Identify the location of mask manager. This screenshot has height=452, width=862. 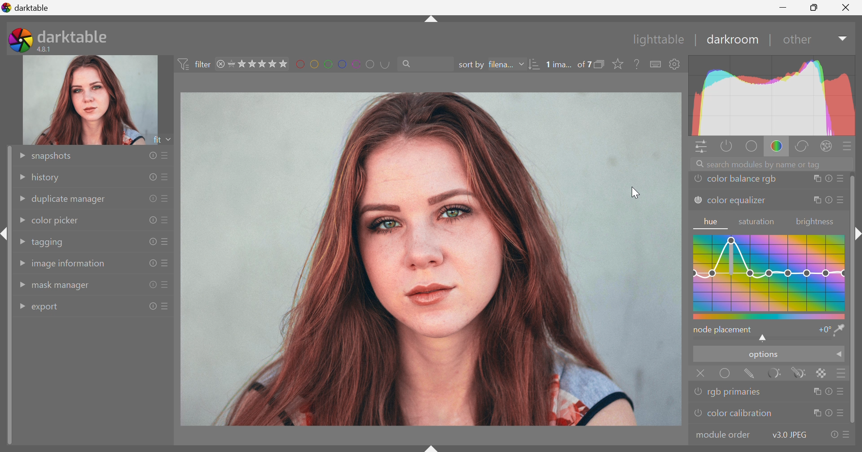
(62, 287).